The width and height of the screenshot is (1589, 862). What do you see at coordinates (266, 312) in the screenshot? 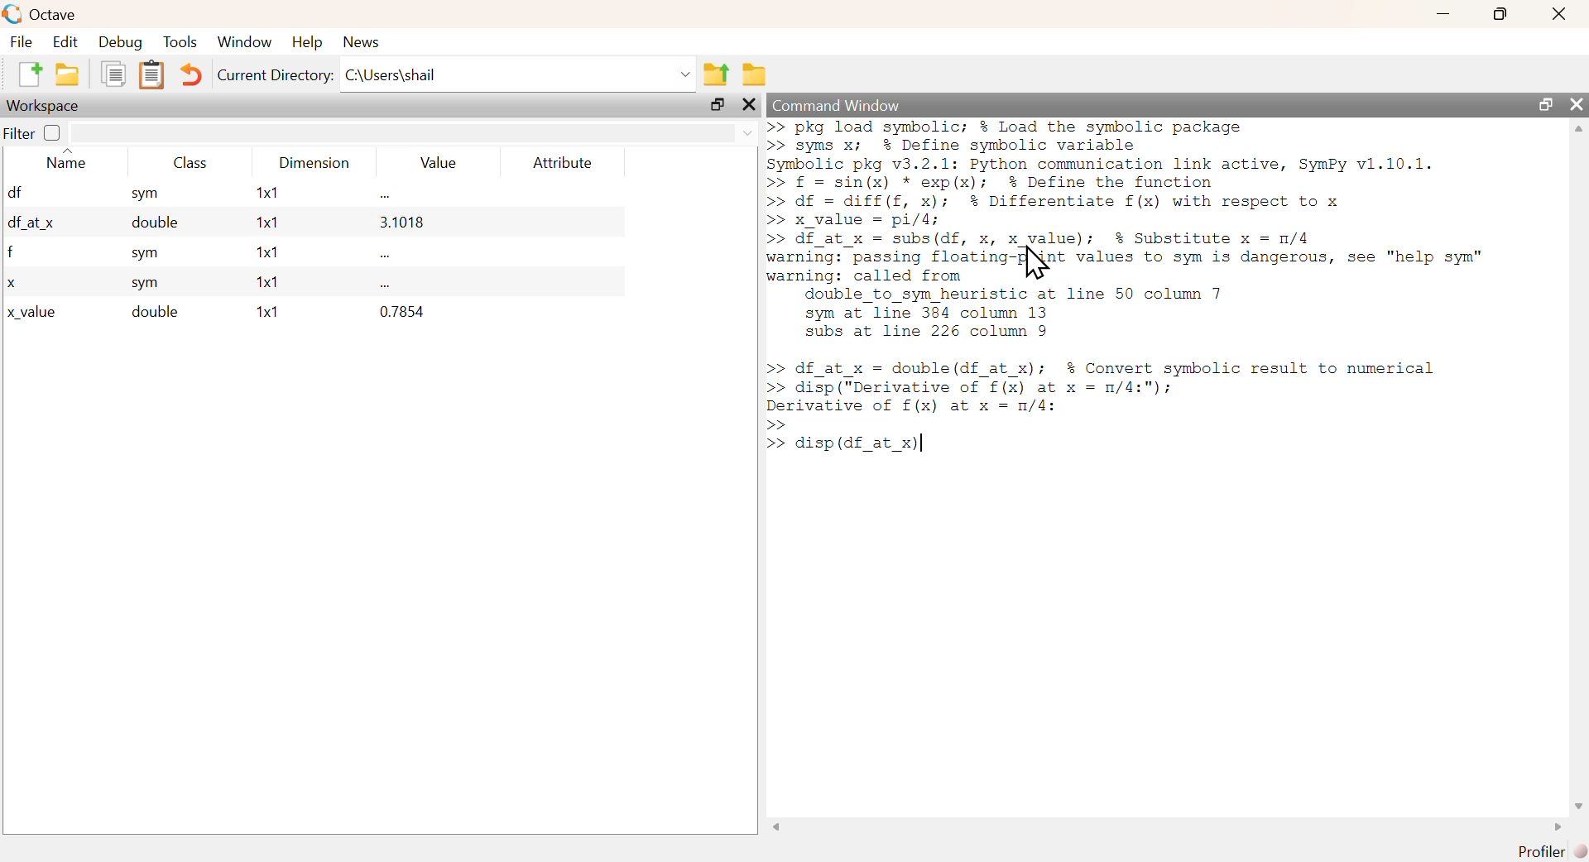
I see `1x1` at bounding box center [266, 312].